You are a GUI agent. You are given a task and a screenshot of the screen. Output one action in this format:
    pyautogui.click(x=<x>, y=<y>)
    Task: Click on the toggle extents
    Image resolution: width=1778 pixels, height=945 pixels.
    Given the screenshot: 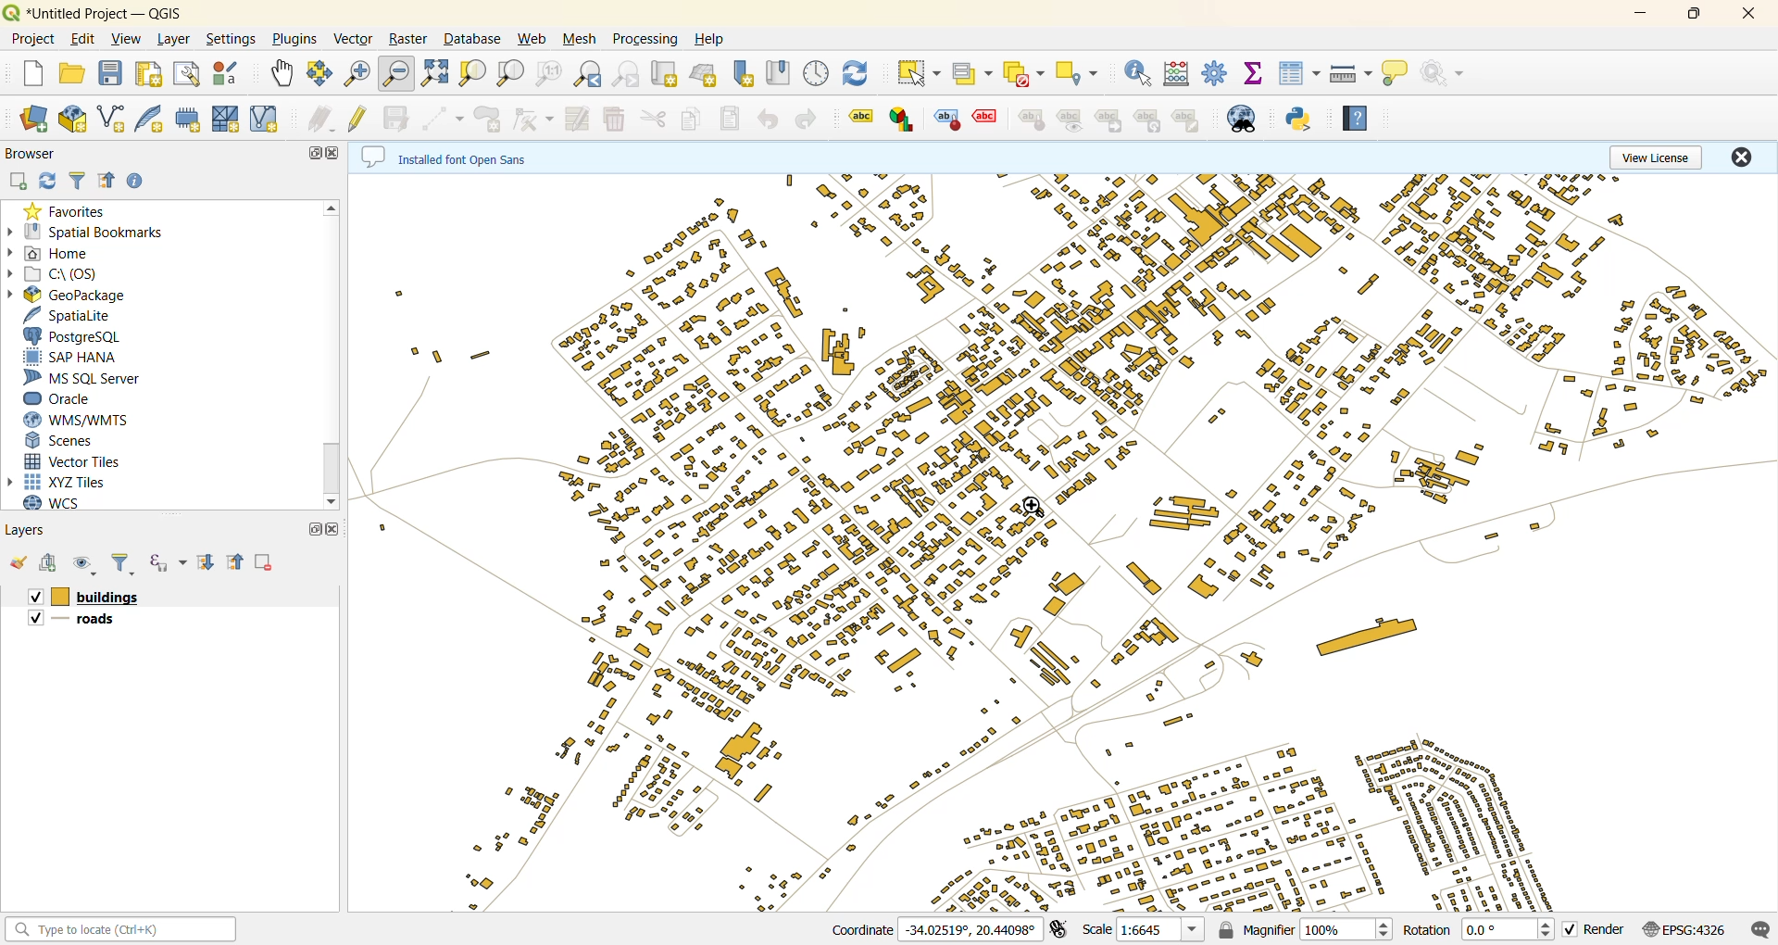 What is the action you would take?
    pyautogui.click(x=1060, y=930)
    